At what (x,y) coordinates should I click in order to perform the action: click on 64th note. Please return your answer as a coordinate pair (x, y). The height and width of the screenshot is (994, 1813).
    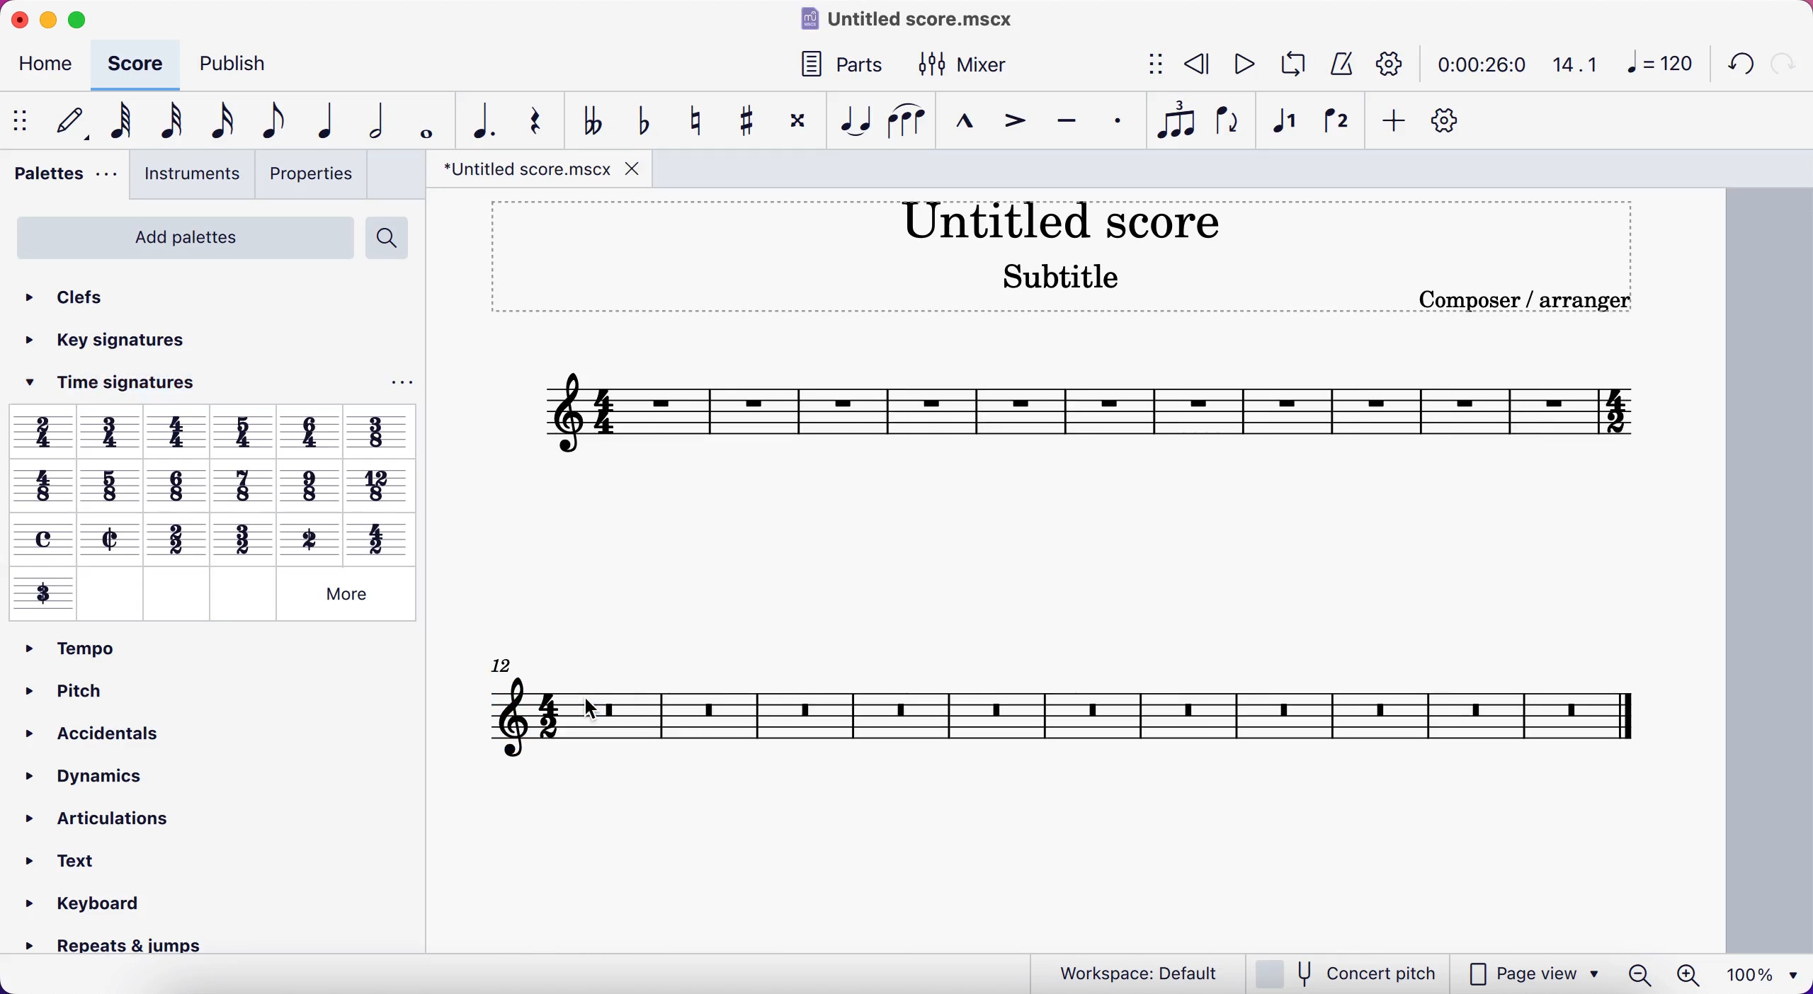
    Looking at the image, I should click on (118, 122).